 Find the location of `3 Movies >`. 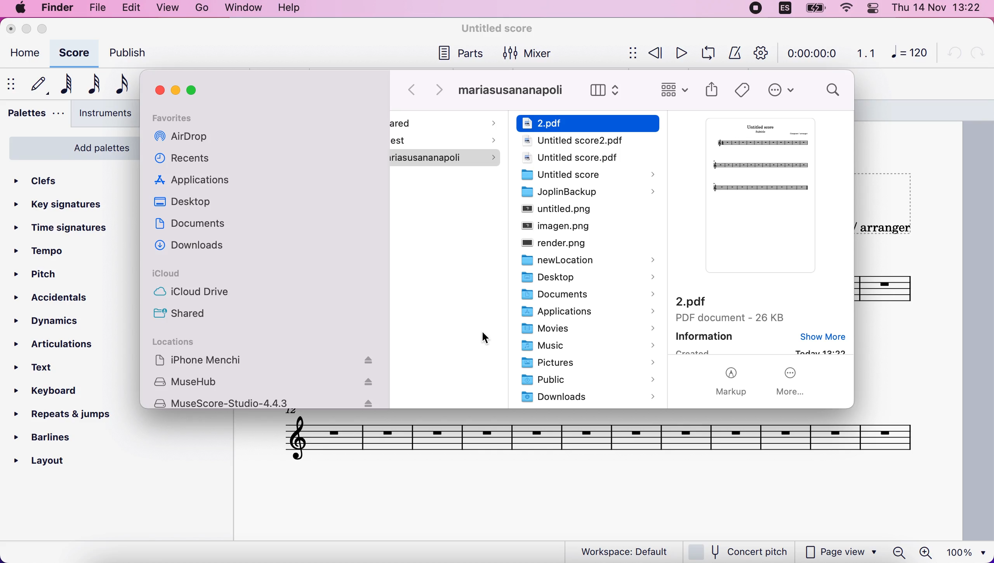

3 Movies > is located at coordinates (585, 329).